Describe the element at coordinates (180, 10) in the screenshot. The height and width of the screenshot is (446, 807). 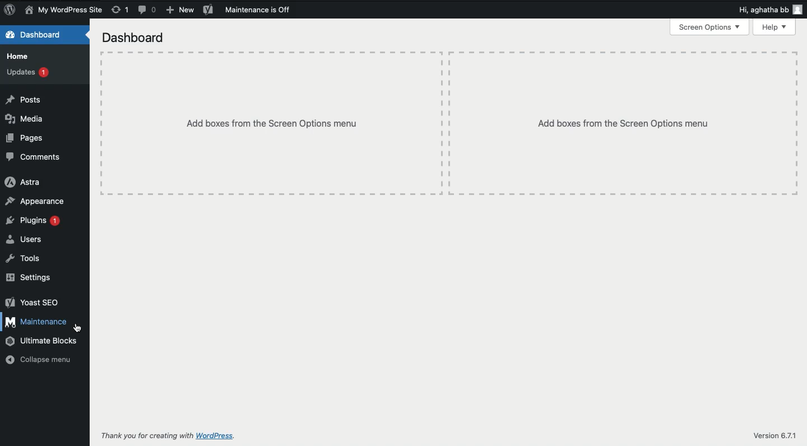
I see `New` at that location.